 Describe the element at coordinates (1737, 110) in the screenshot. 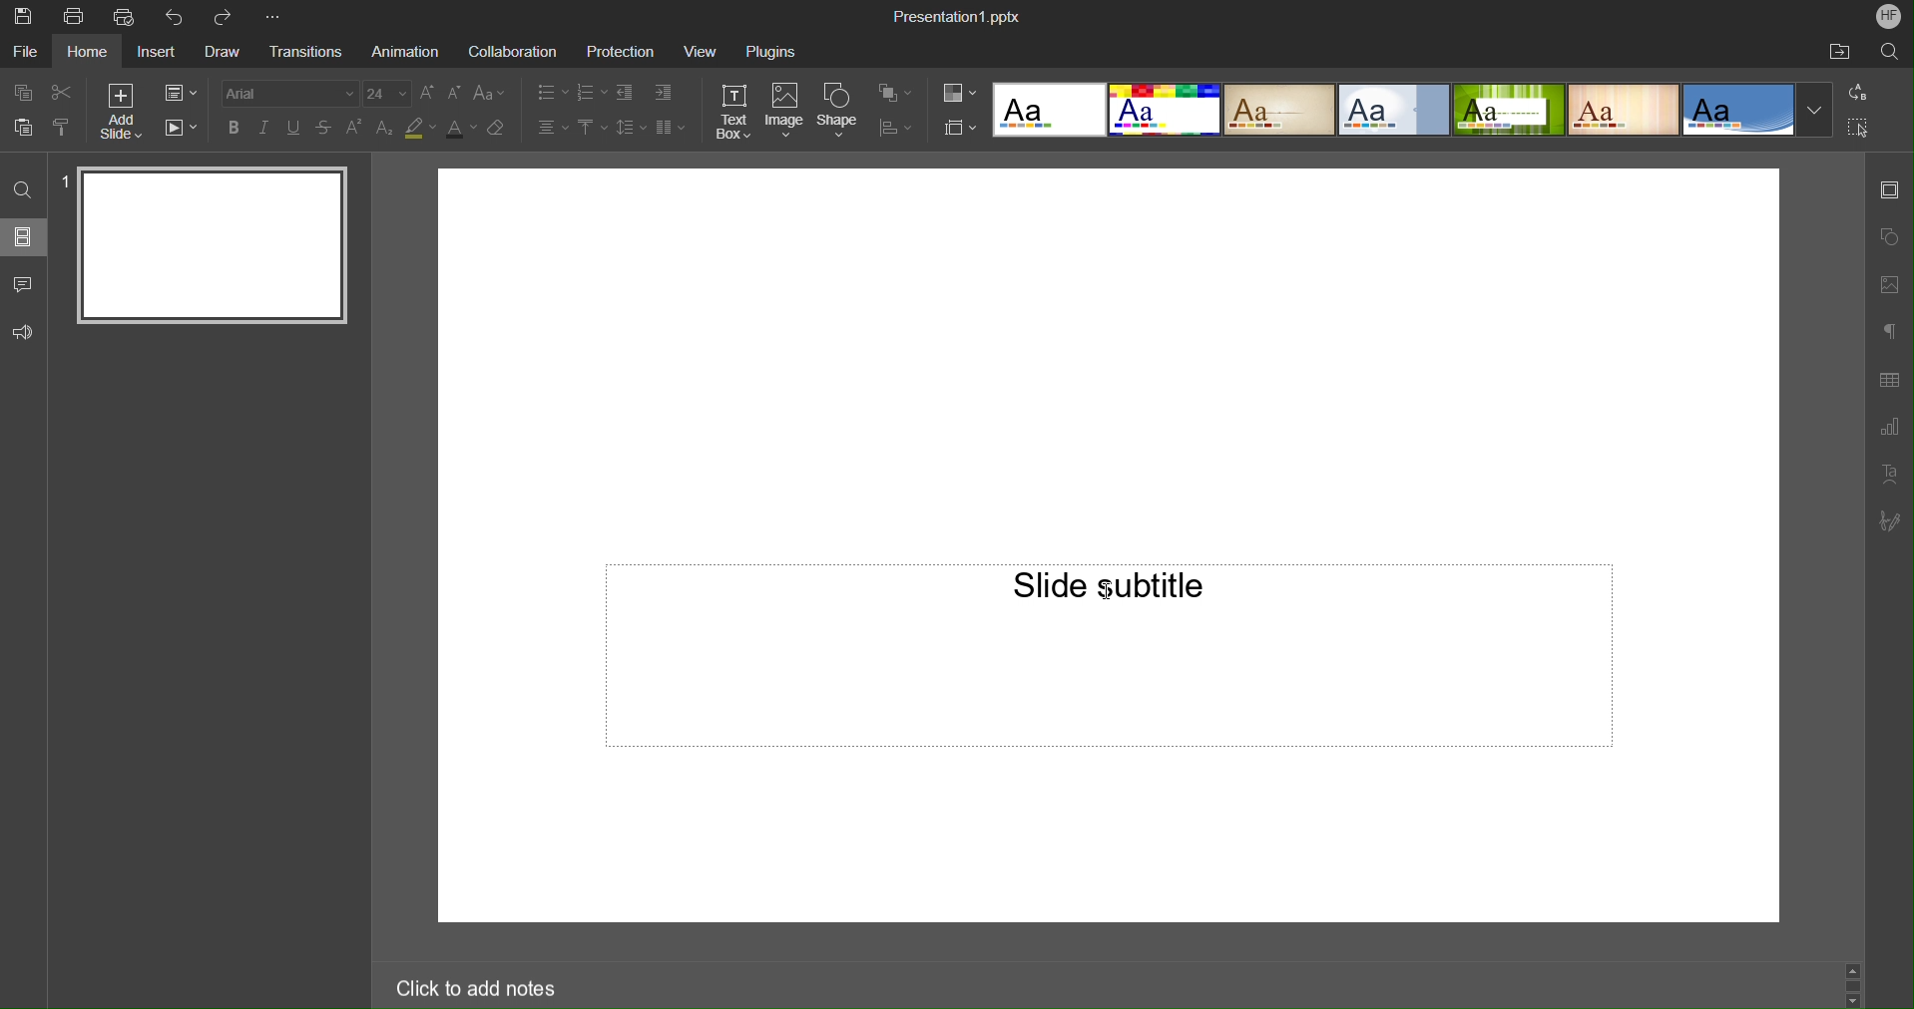

I see `template` at that location.